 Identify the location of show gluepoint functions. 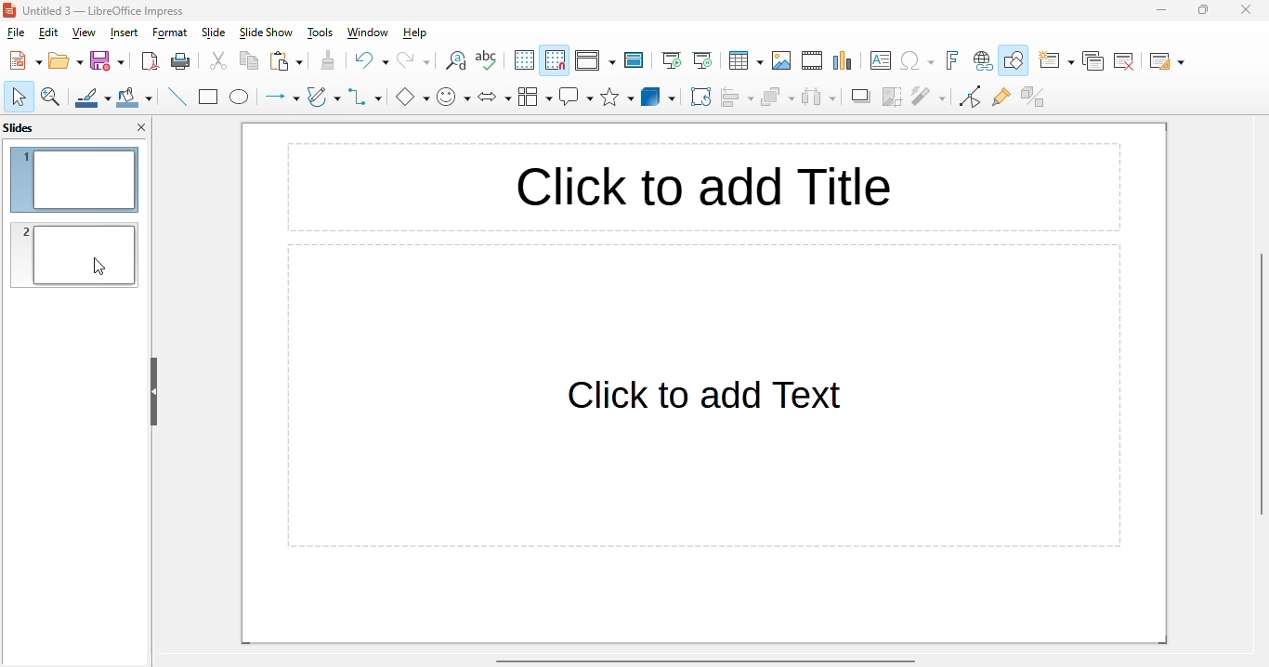
(1001, 98).